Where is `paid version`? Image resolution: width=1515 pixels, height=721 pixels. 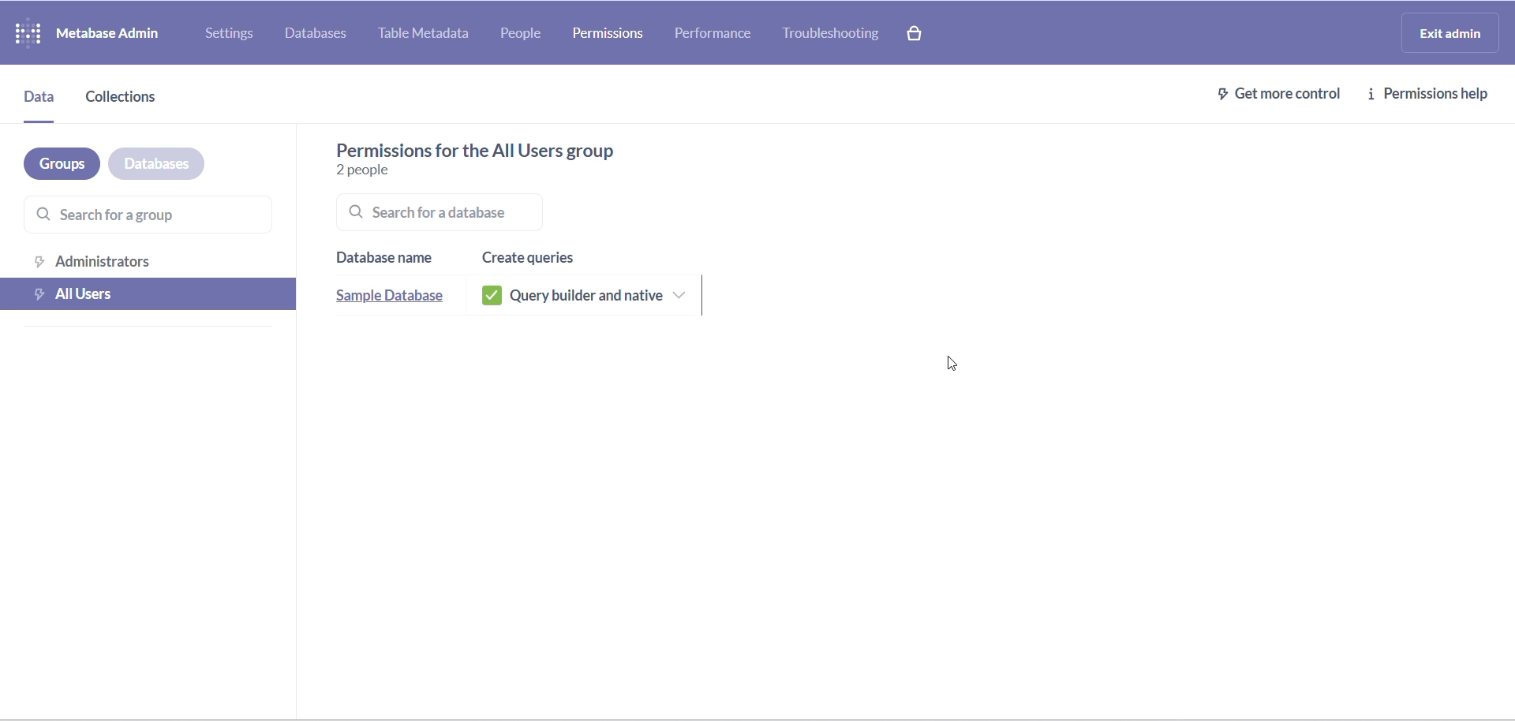 paid version is located at coordinates (925, 33).